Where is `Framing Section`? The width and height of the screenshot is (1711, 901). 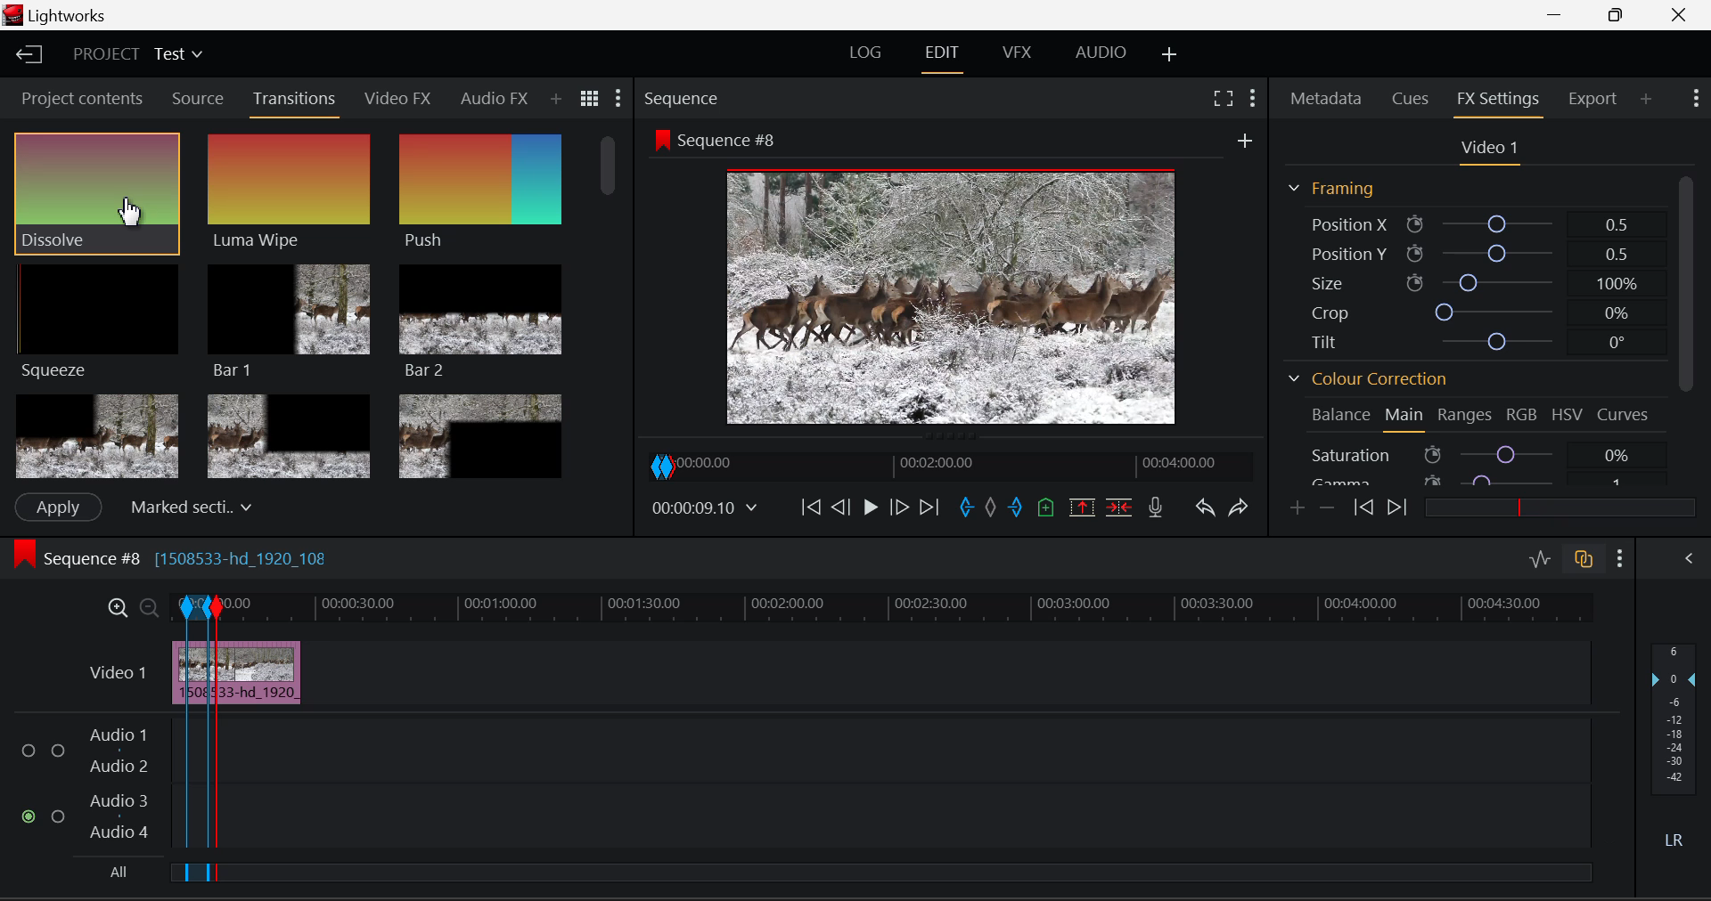
Framing Section is located at coordinates (1341, 189).